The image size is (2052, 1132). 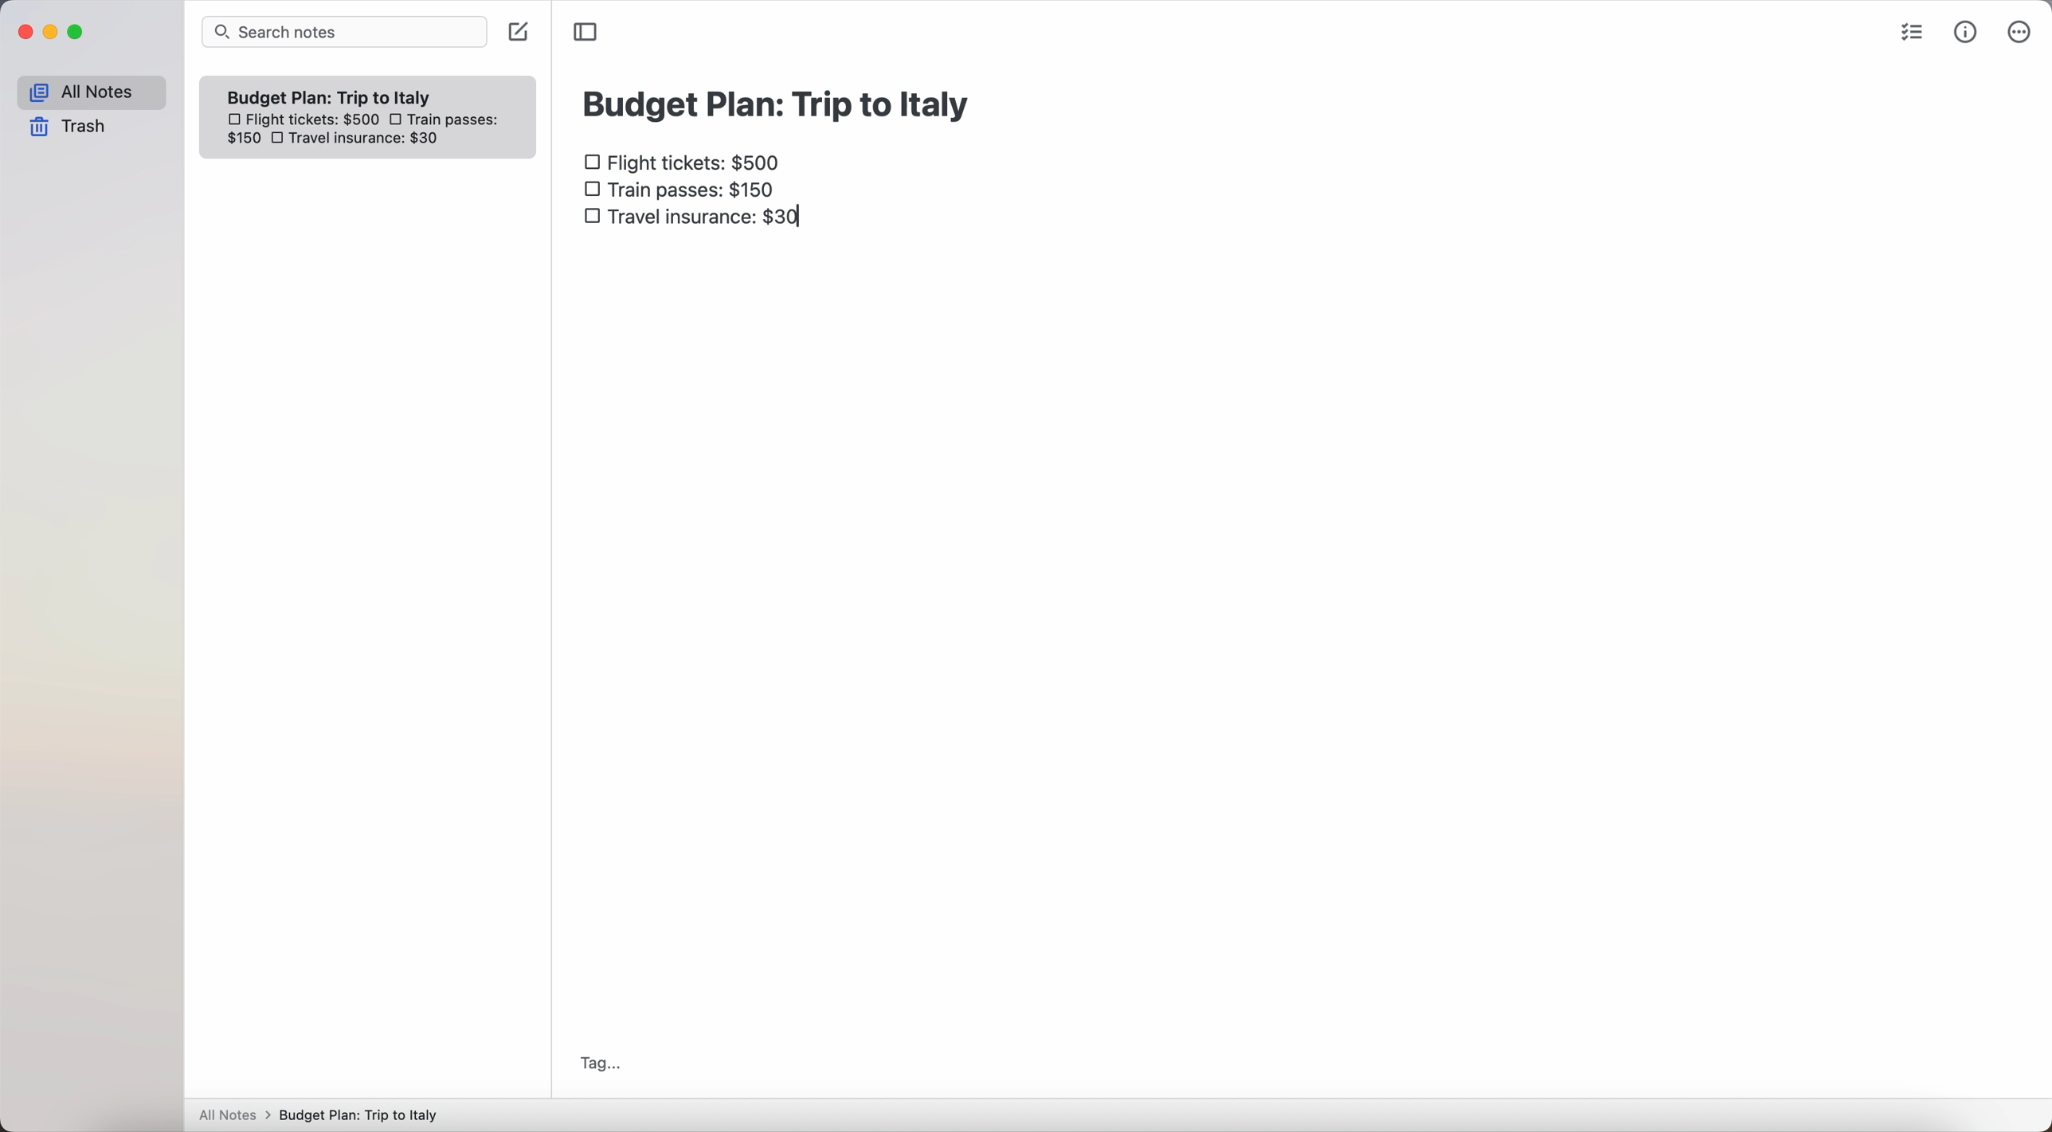 What do you see at coordinates (780, 102) in the screenshot?
I see `budget plan: trip to Italy` at bounding box center [780, 102].